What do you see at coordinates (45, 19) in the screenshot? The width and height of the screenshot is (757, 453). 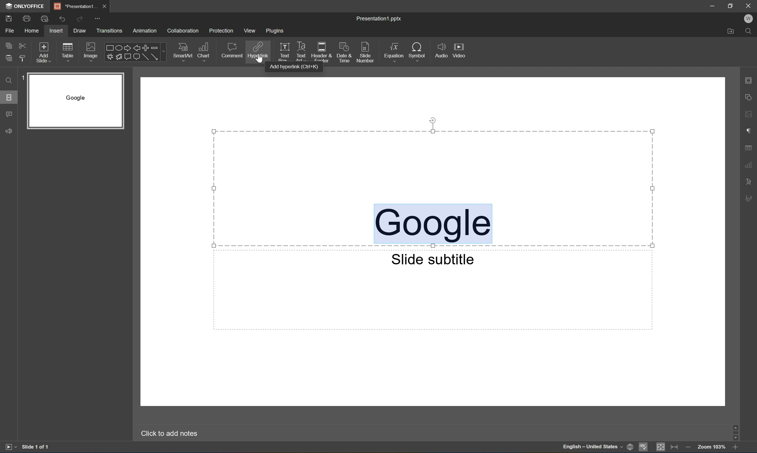 I see `Quick print` at bounding box center [45, 19].